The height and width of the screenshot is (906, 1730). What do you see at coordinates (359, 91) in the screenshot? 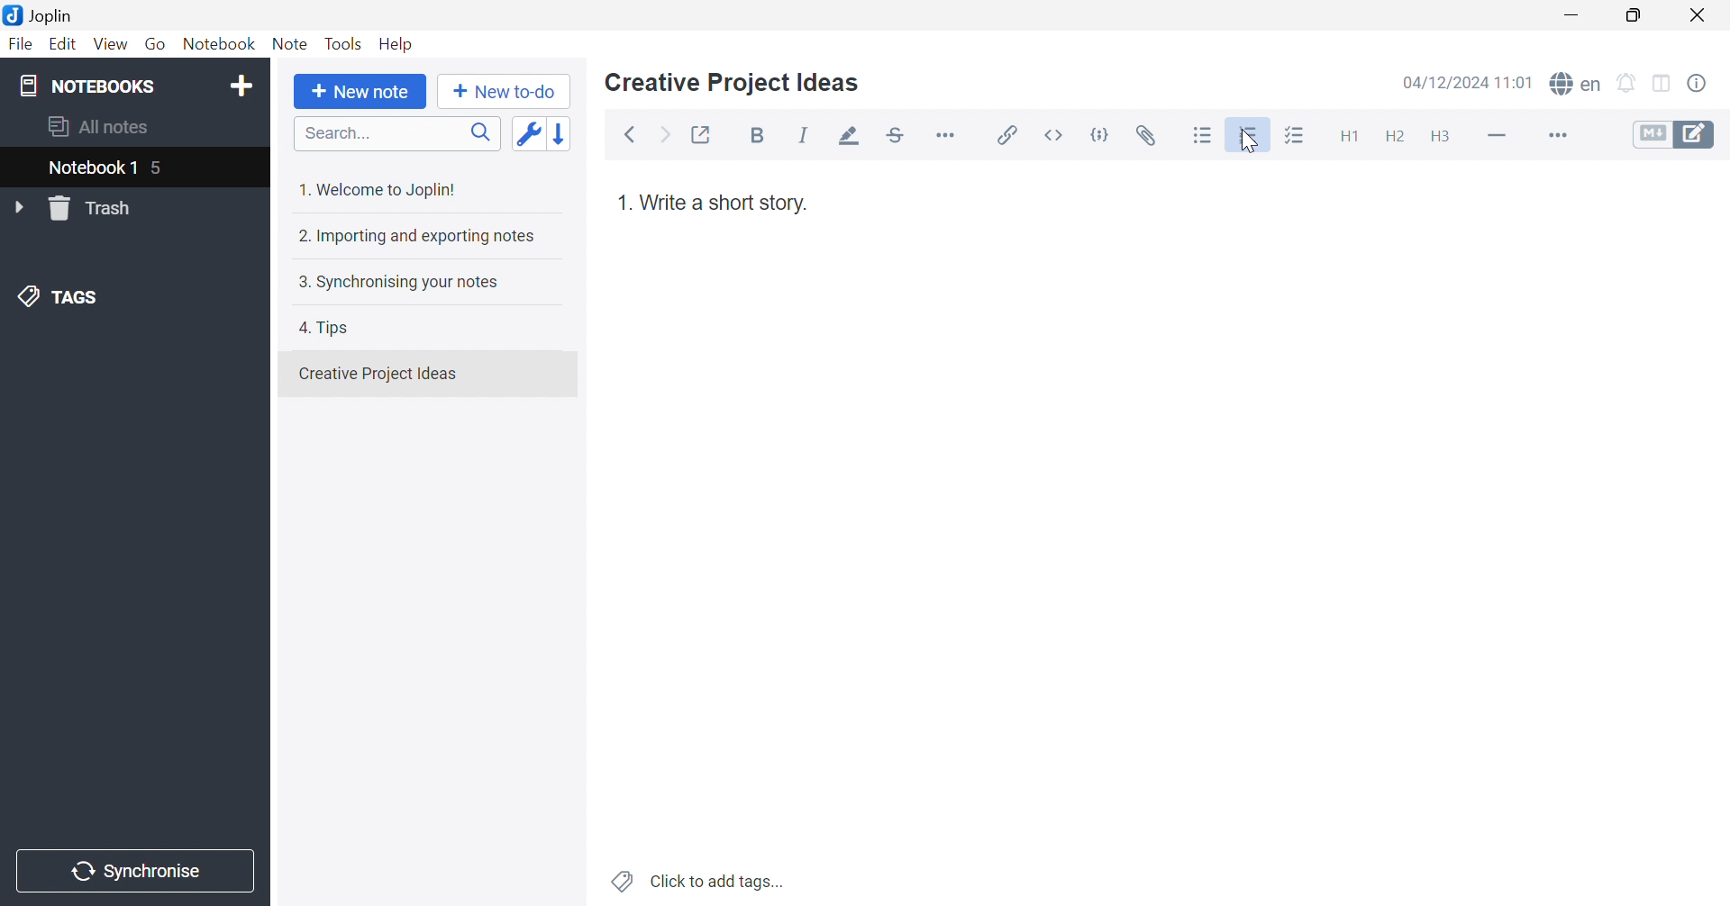
I see `New note` at bounding box center [359, 91].